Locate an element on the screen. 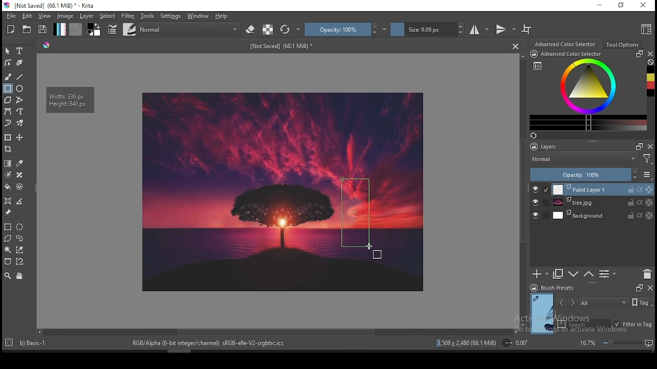 The width and height of the screenshot is (657, 369). pattern fill is located at coordinates (76, 30).